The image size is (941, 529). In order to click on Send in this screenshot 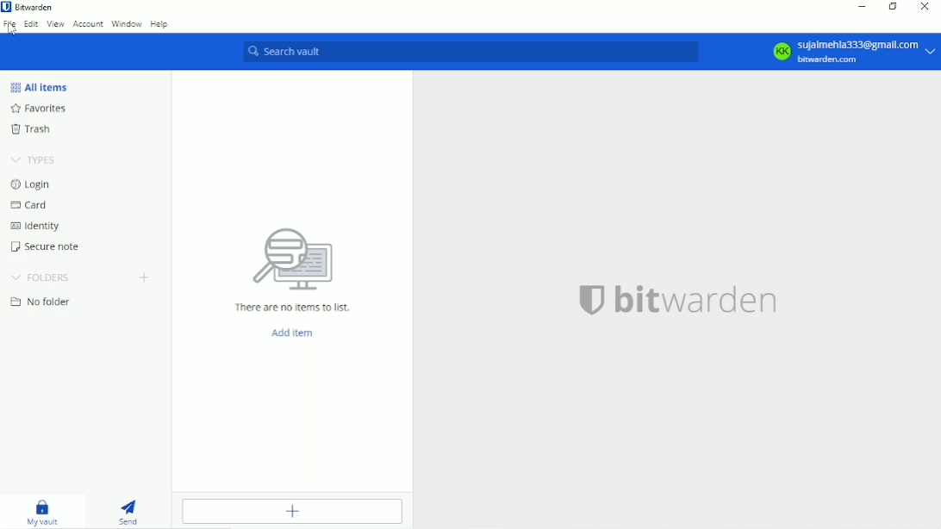, I will do `click(128, 512)`.